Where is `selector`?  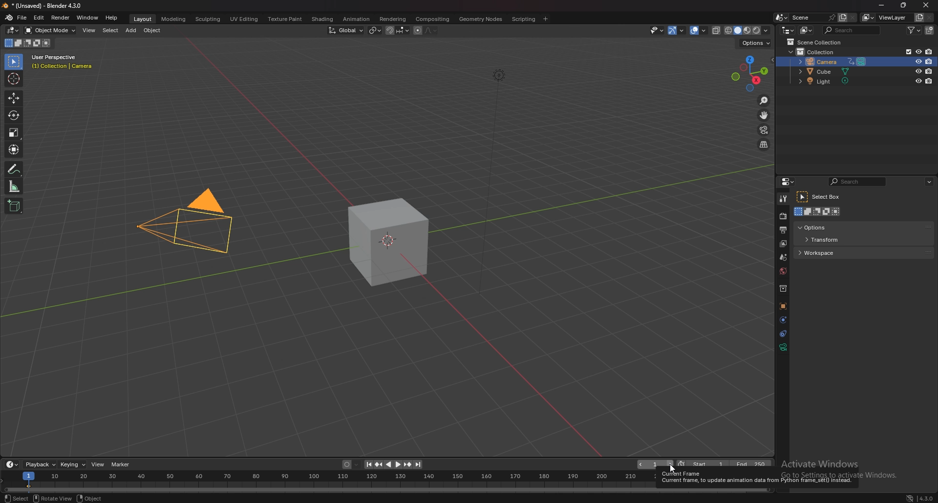
selector is located at coordinates (14, 62).